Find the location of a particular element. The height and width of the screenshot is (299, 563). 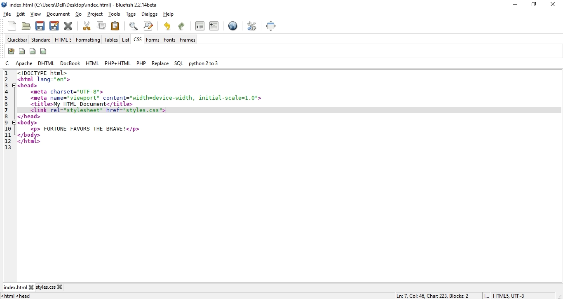

restore window is located at coordinates (533, 5).